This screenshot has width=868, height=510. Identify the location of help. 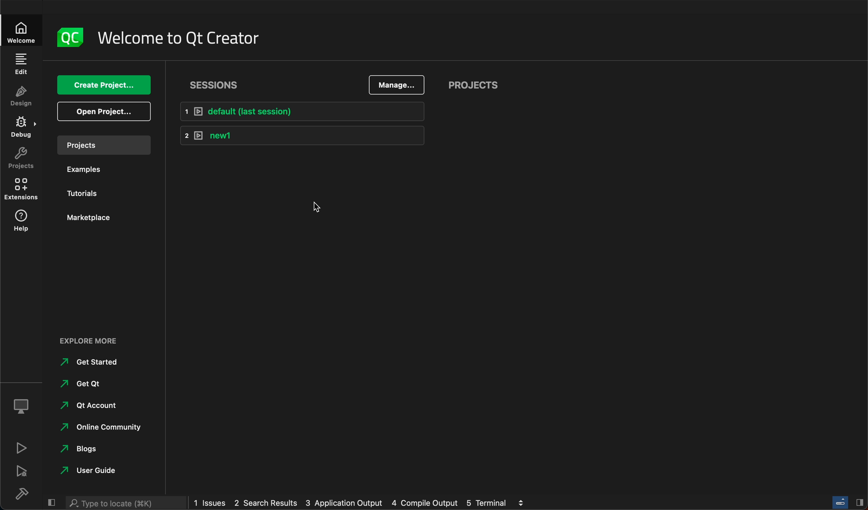
(22, 224).